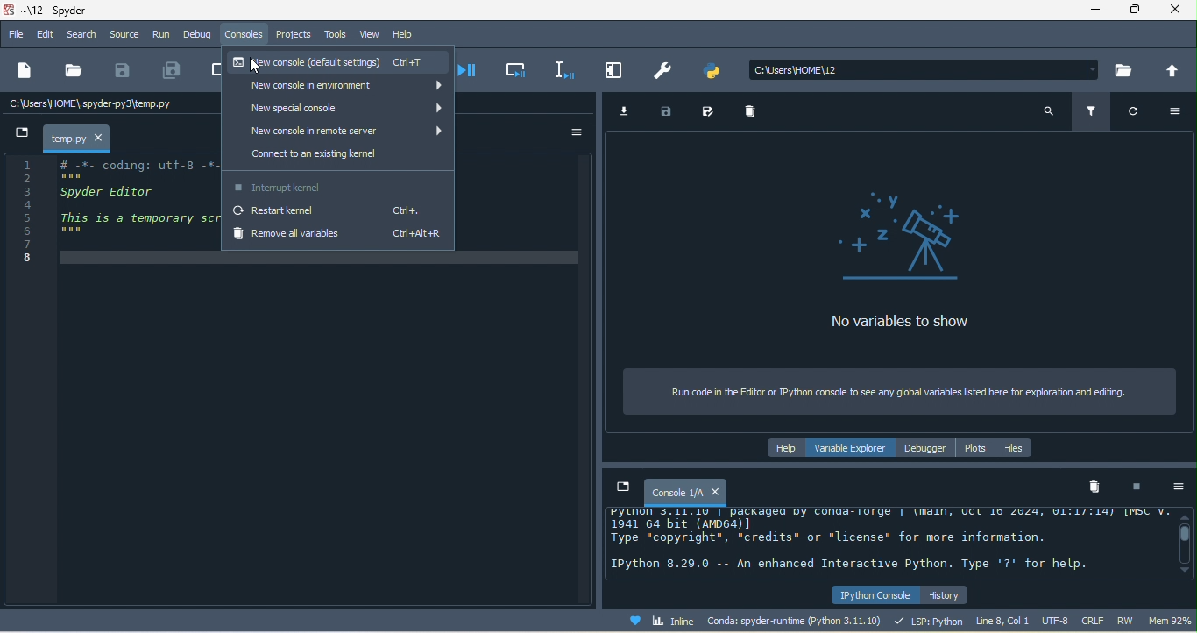 The height and width of the screenshot is (633, 1197). I want to click on debug selection, so click(565, 71).